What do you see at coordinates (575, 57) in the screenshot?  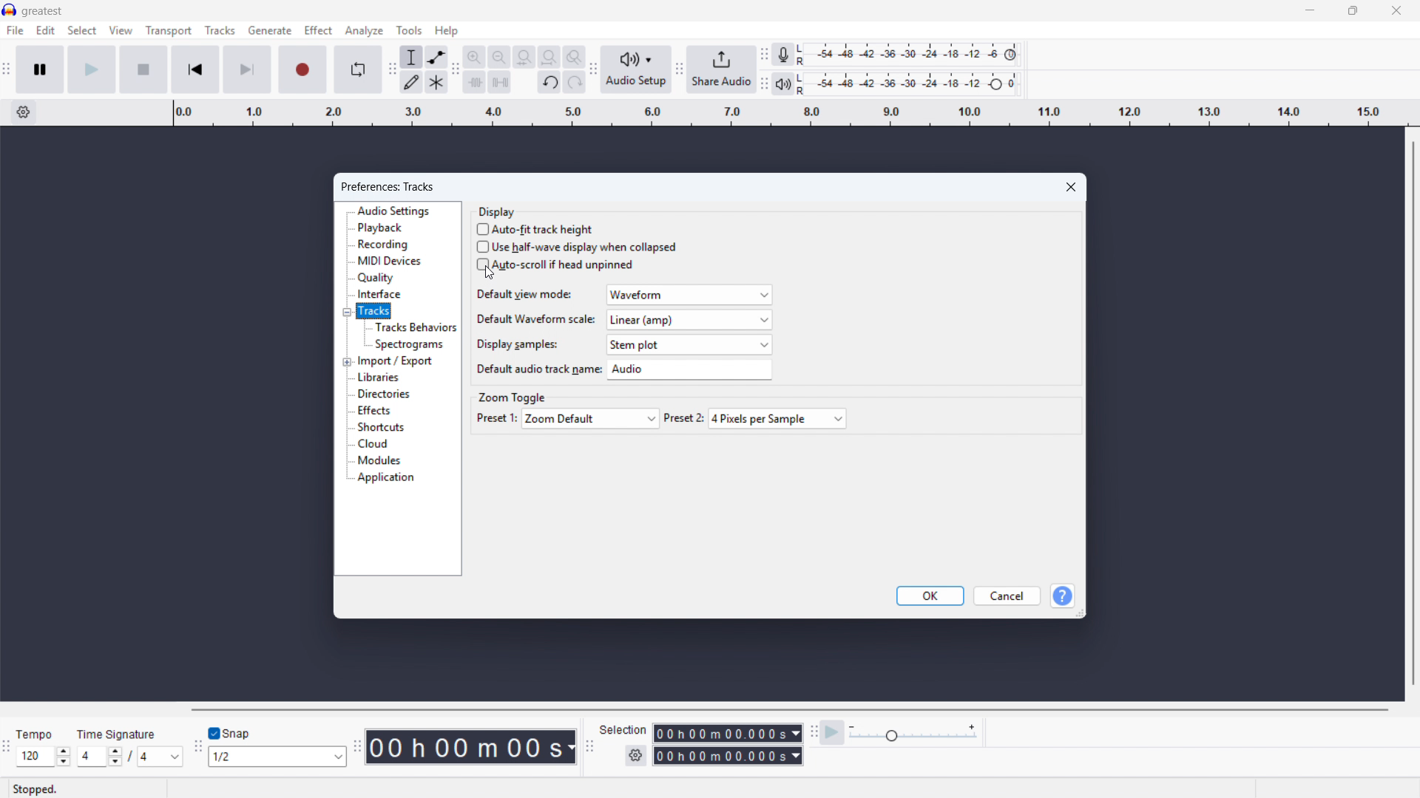 I see `Toggle zoom ` at bounding box center [575, 57].